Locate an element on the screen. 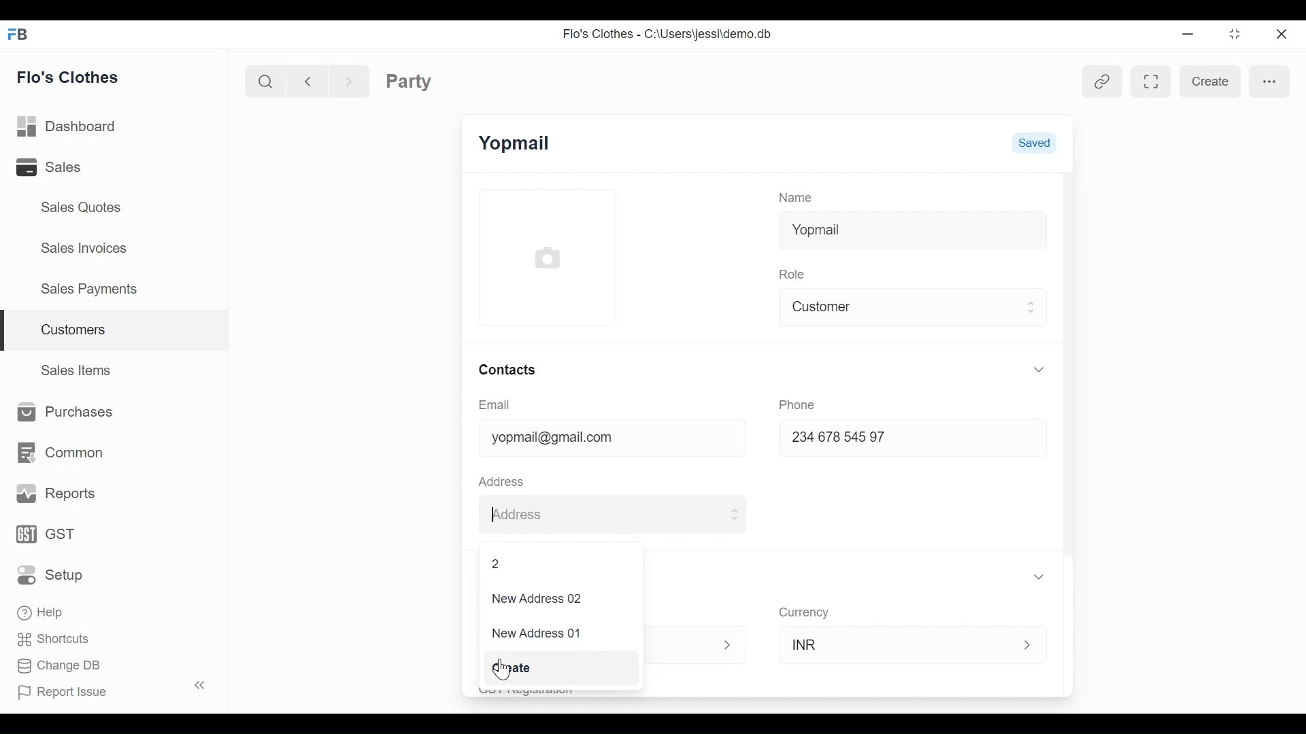  Expand is located at coordinates (729, 644).